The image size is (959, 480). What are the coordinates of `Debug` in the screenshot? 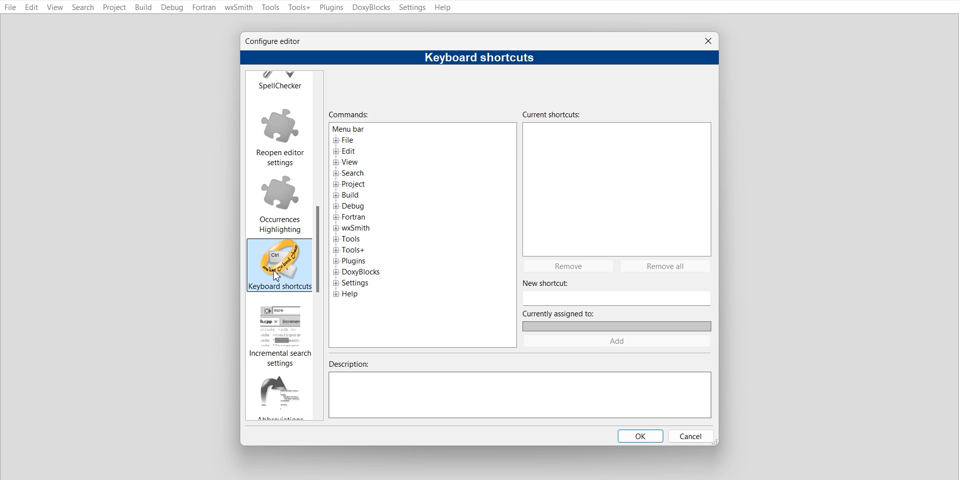 It's located at (172, 7).